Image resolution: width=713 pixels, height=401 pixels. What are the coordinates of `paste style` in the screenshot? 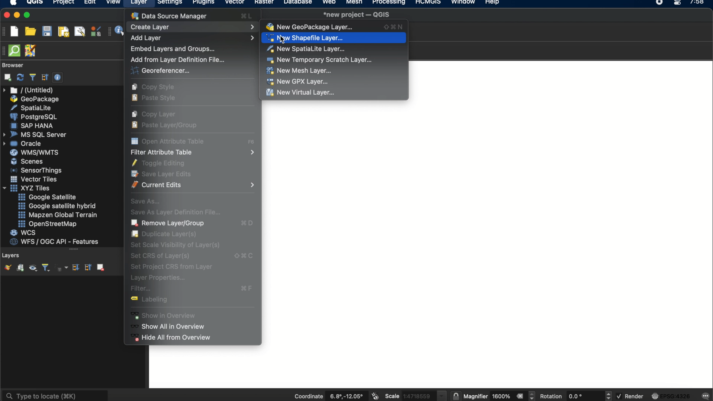 It's located at (154, 98).